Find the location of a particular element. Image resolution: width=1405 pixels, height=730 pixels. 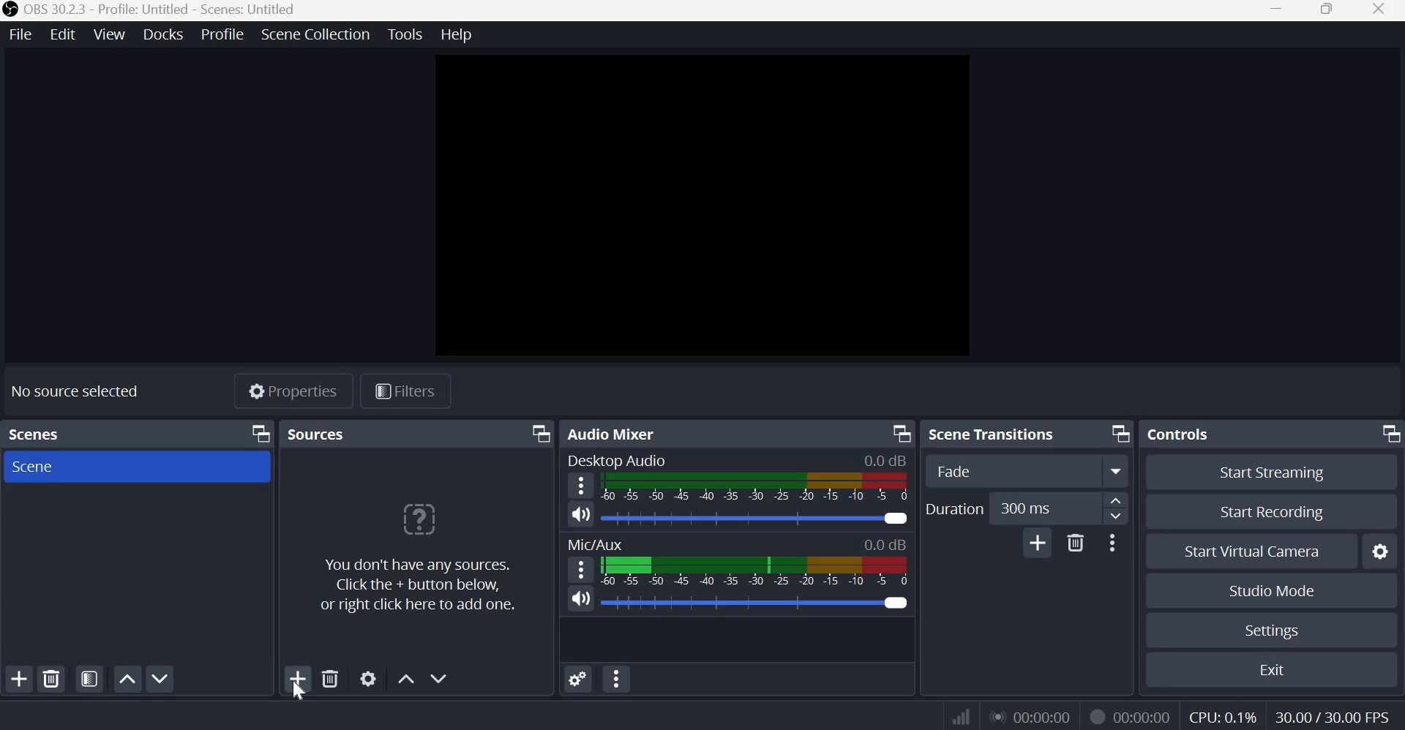

Duration is located at coordinates (954, 510).